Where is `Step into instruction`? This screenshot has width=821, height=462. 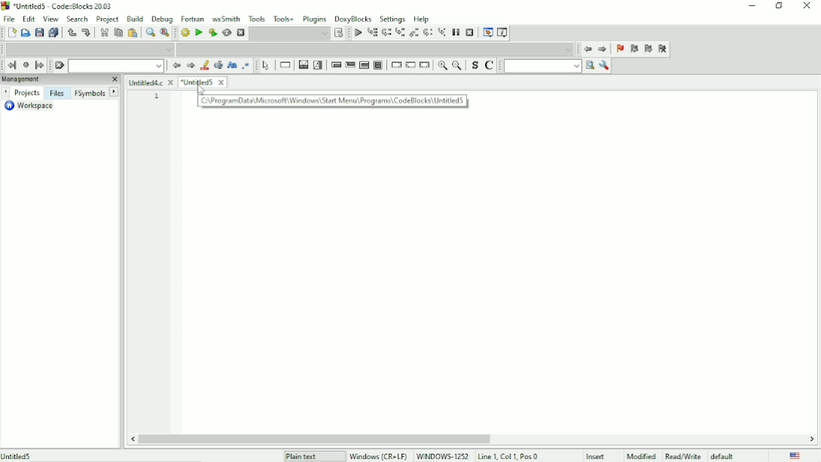
Step into instruction is located at coordinates (441, 33).